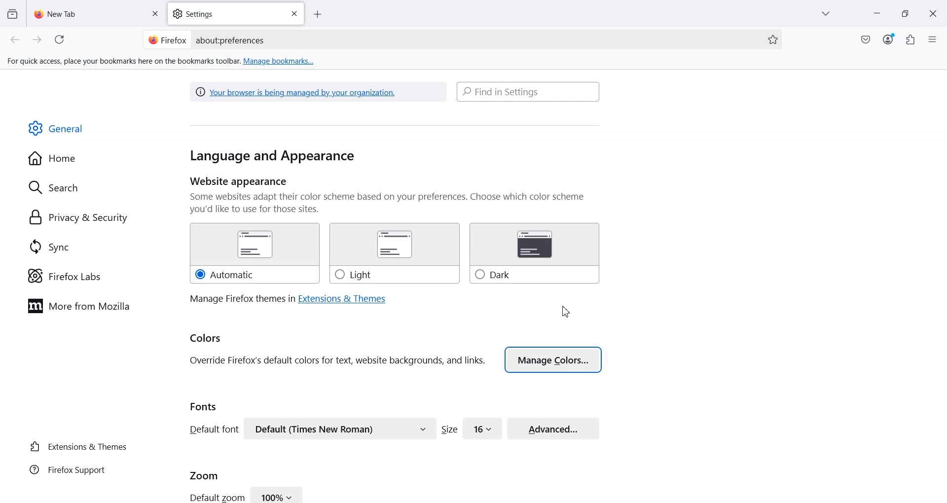  Describe the element at coordinates (206, 339) in the screenshot. I see `Colors` at that location.